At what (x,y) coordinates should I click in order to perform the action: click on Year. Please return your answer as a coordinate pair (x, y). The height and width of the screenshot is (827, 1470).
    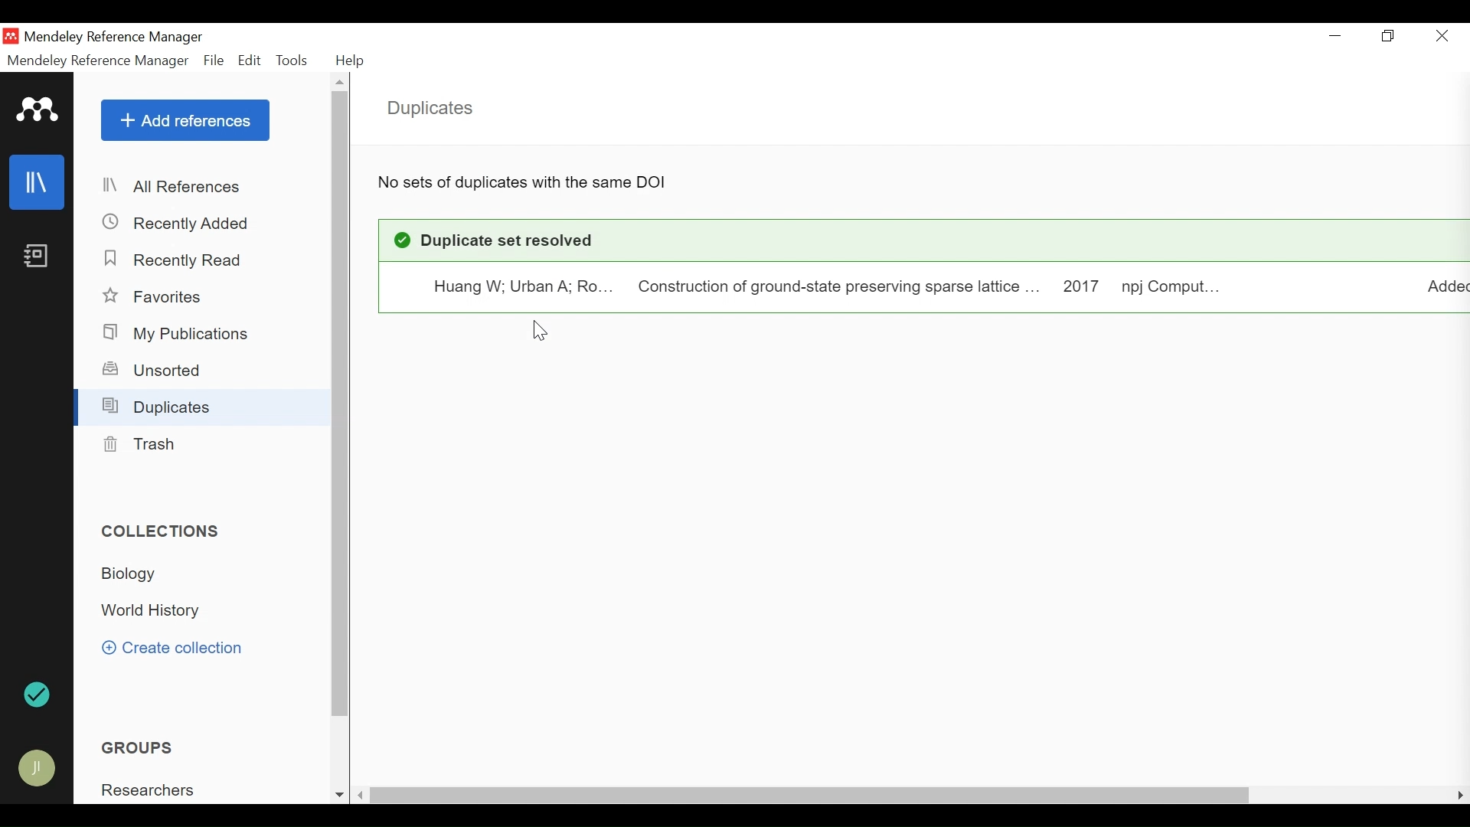
    Looking at the image, I should click on (1079, 288).